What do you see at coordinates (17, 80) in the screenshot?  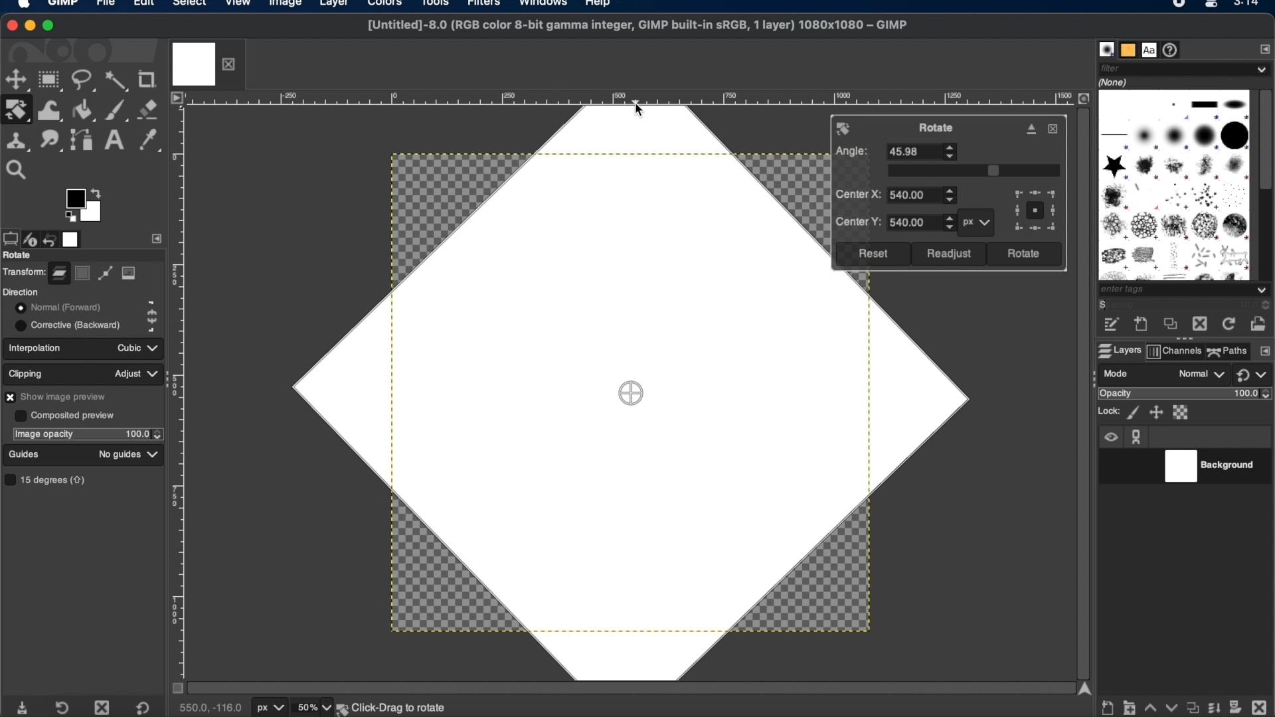 I see `move tool` at bounding box center [17, 80].